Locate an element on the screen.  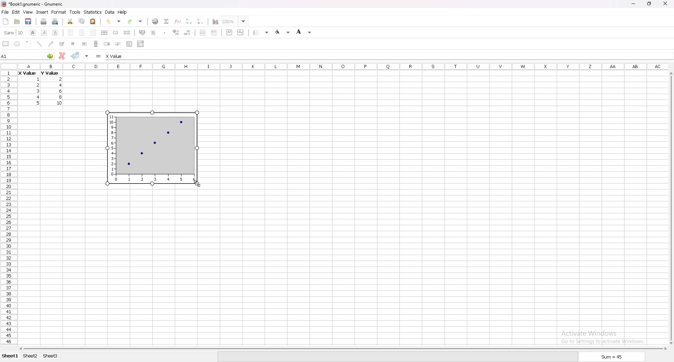
format is located at coordinates (59, 12).